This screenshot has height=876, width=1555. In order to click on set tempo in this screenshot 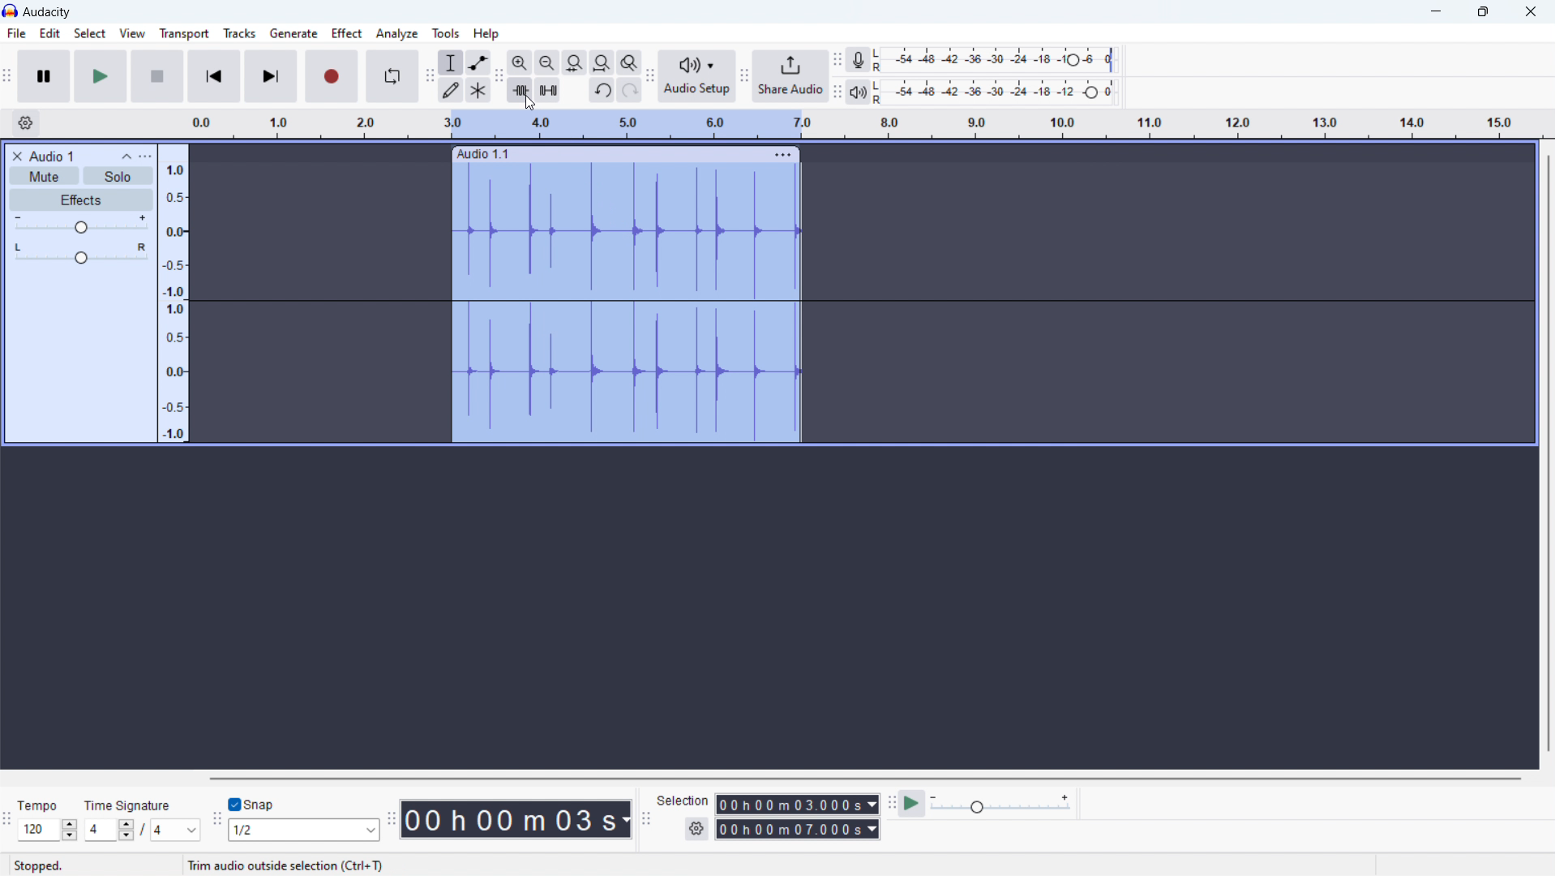, I will do `click(48, 830)`.